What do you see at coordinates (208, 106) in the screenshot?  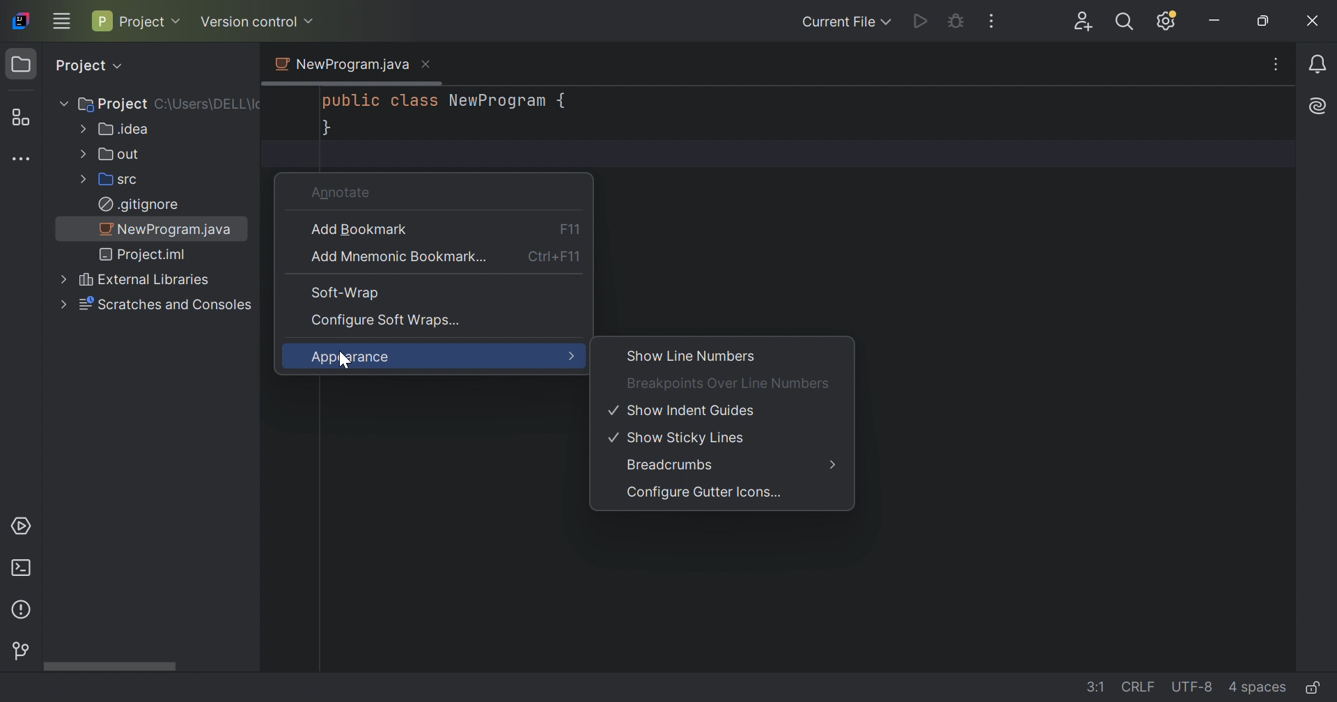 I see `C:\Users\DELL\Id` at bounding box center [208, 106].